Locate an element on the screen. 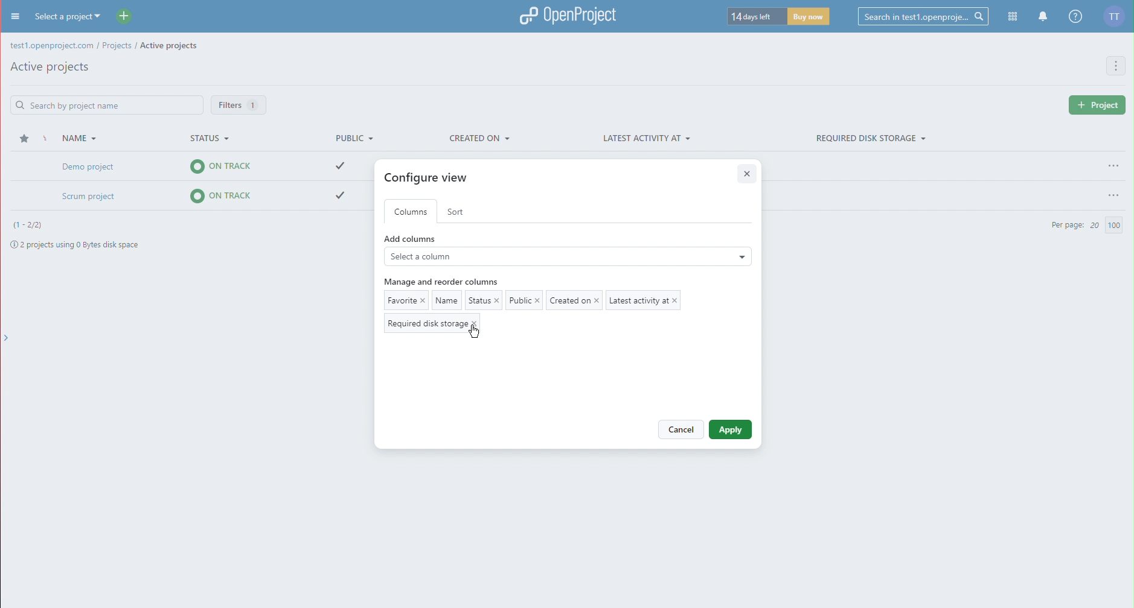  Close is located at coordinates (748, 174).